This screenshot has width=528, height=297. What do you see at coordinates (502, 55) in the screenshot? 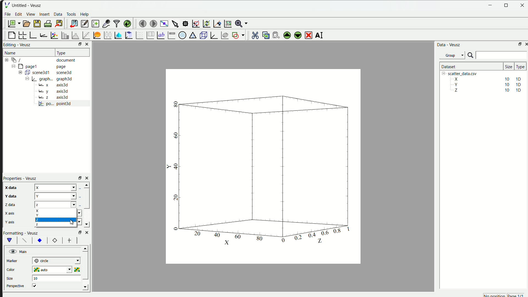
I see `search bar` at bounding box center [502, 55].